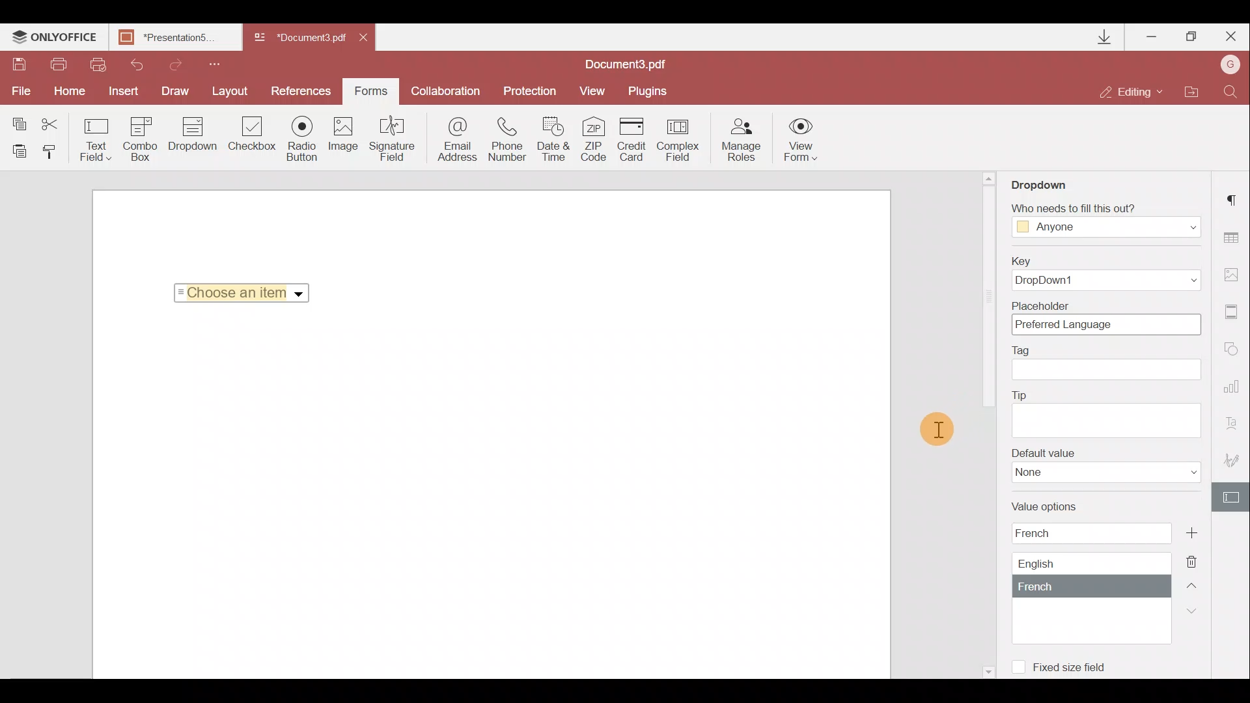  I want to click on Cut, so click(58, 122).